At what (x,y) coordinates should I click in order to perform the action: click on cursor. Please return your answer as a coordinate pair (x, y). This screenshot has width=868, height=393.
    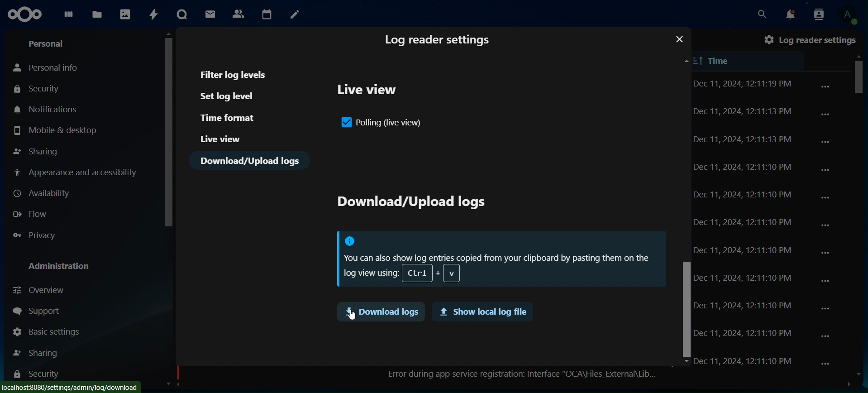
    Looking at the image, I should click on (353, 314).